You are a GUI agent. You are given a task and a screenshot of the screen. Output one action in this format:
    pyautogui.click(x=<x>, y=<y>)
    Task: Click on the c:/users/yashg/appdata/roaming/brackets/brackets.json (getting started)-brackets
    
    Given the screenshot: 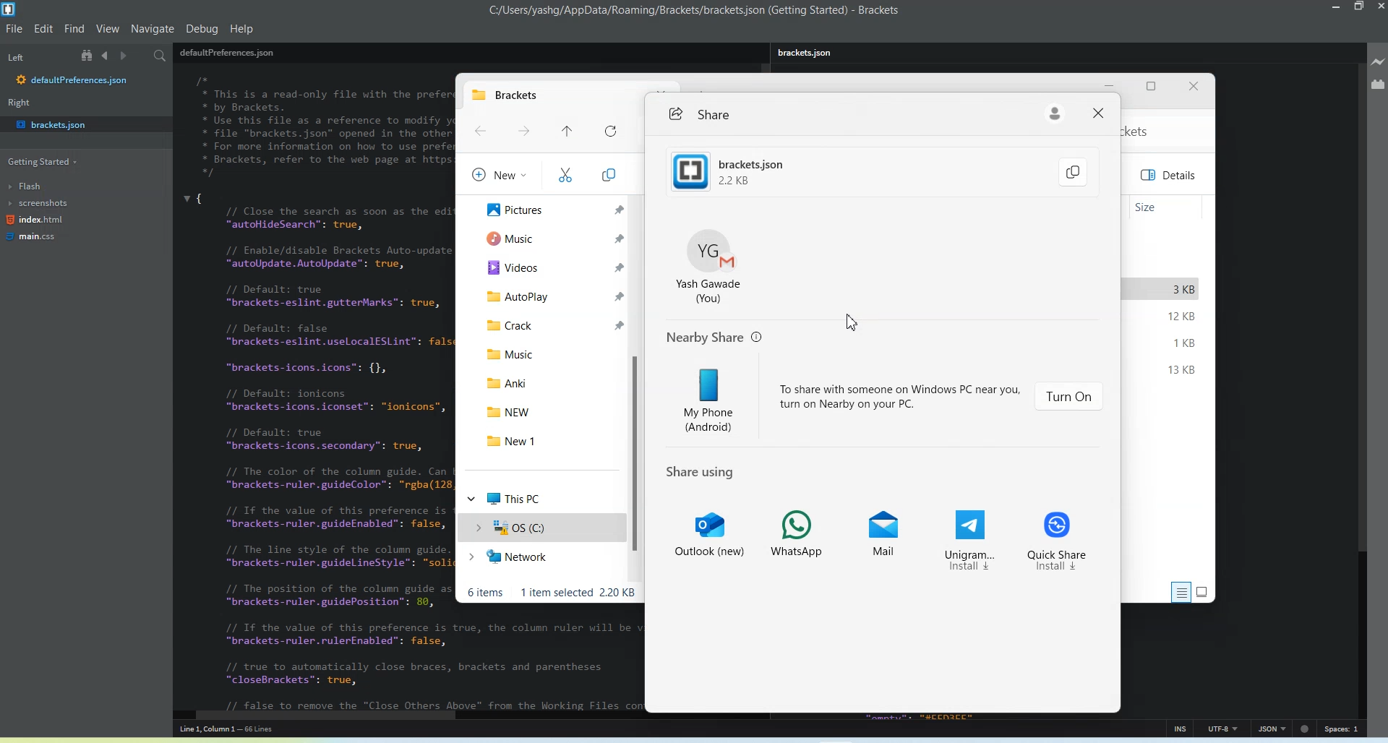 What is the action you would take?
    pyautogui.click(x=695, y=11)
    